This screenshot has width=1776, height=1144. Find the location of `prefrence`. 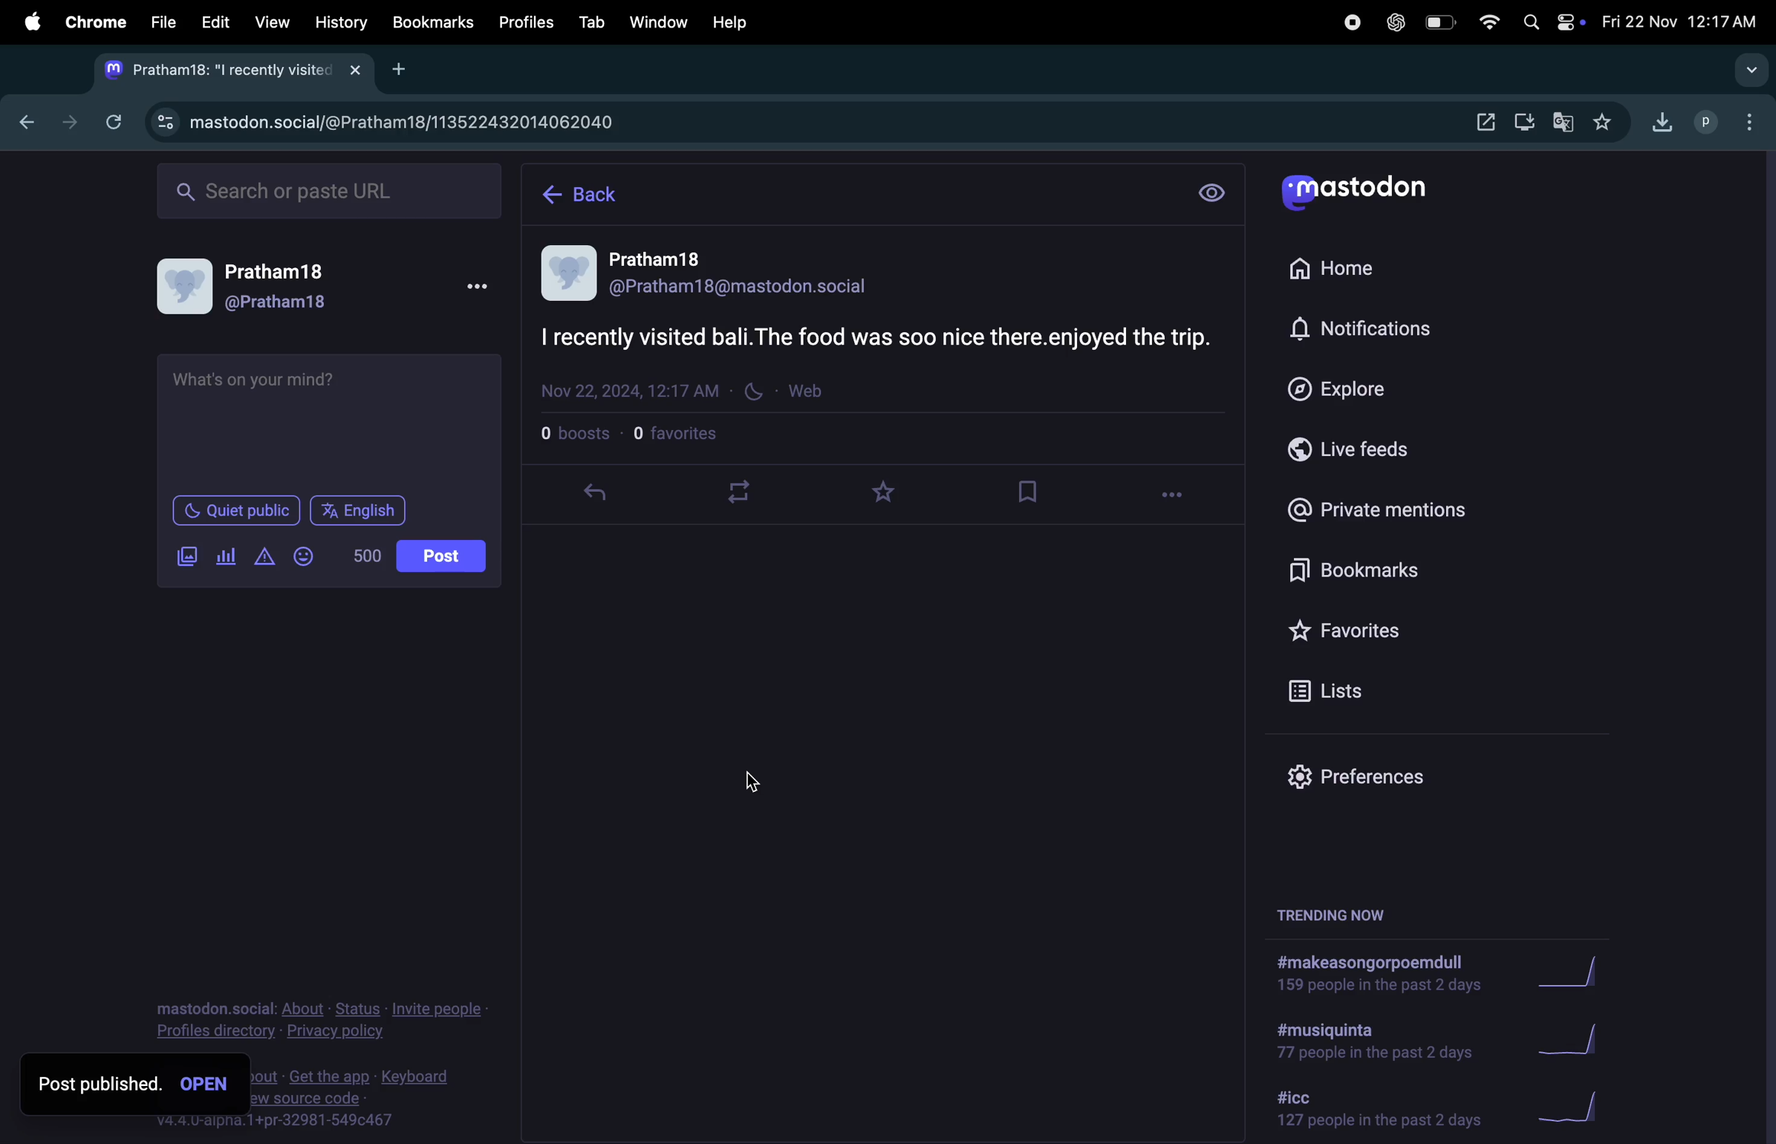

prefrence is located at coordinates (1368, 776).